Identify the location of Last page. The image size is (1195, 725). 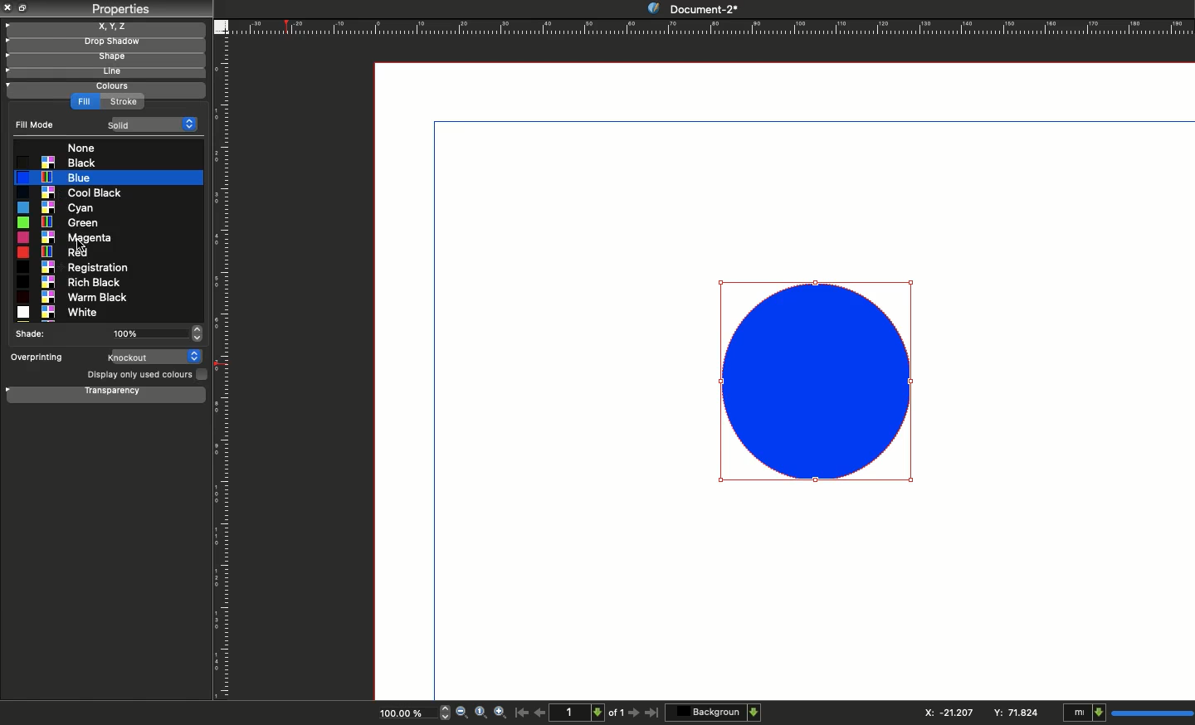
(652, 713).